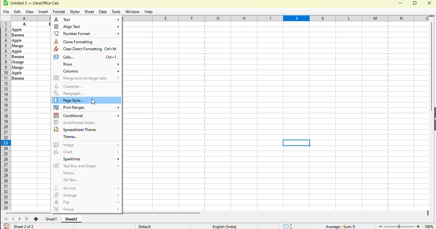 This screenshot has width=436, height=229. What do you see at coordinates (69, 93) in the screenshot?
I see `paragraph` at bounding box center [69, 93].